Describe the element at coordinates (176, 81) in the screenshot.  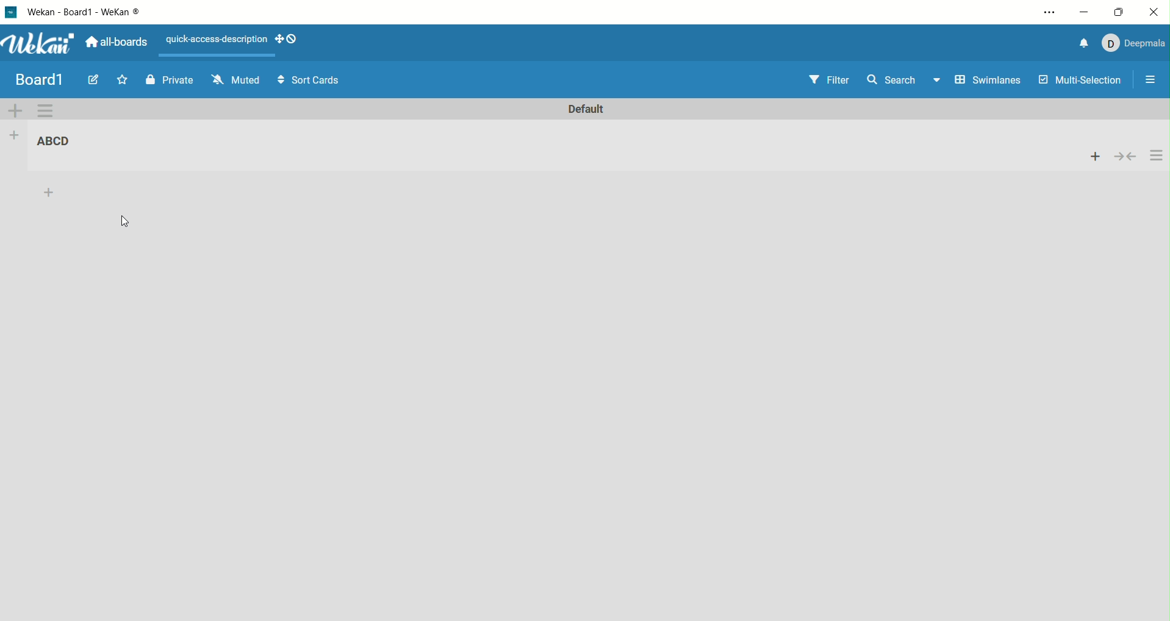
I see `private` at that location.